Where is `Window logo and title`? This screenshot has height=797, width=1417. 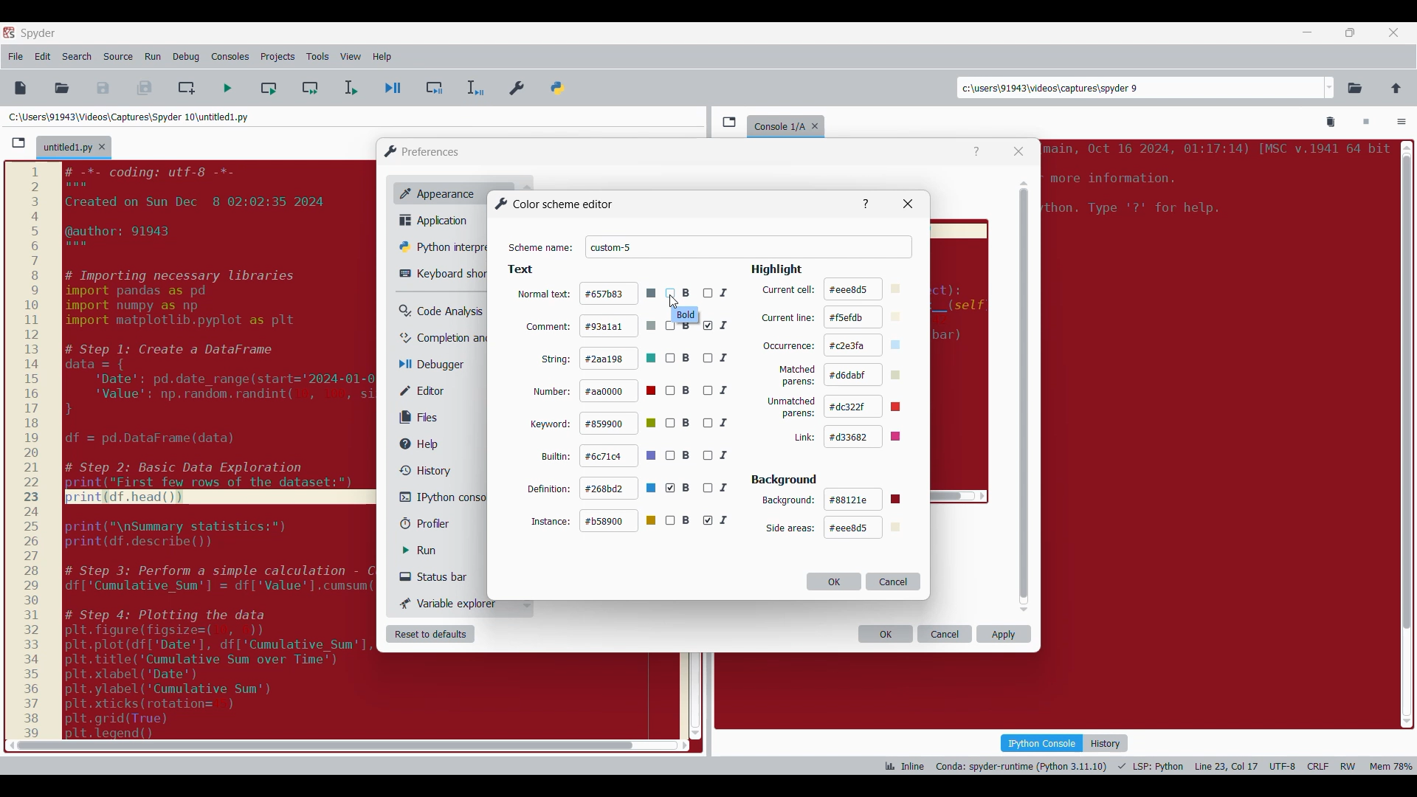
Window logo and title is located at coordinates (422, 151).